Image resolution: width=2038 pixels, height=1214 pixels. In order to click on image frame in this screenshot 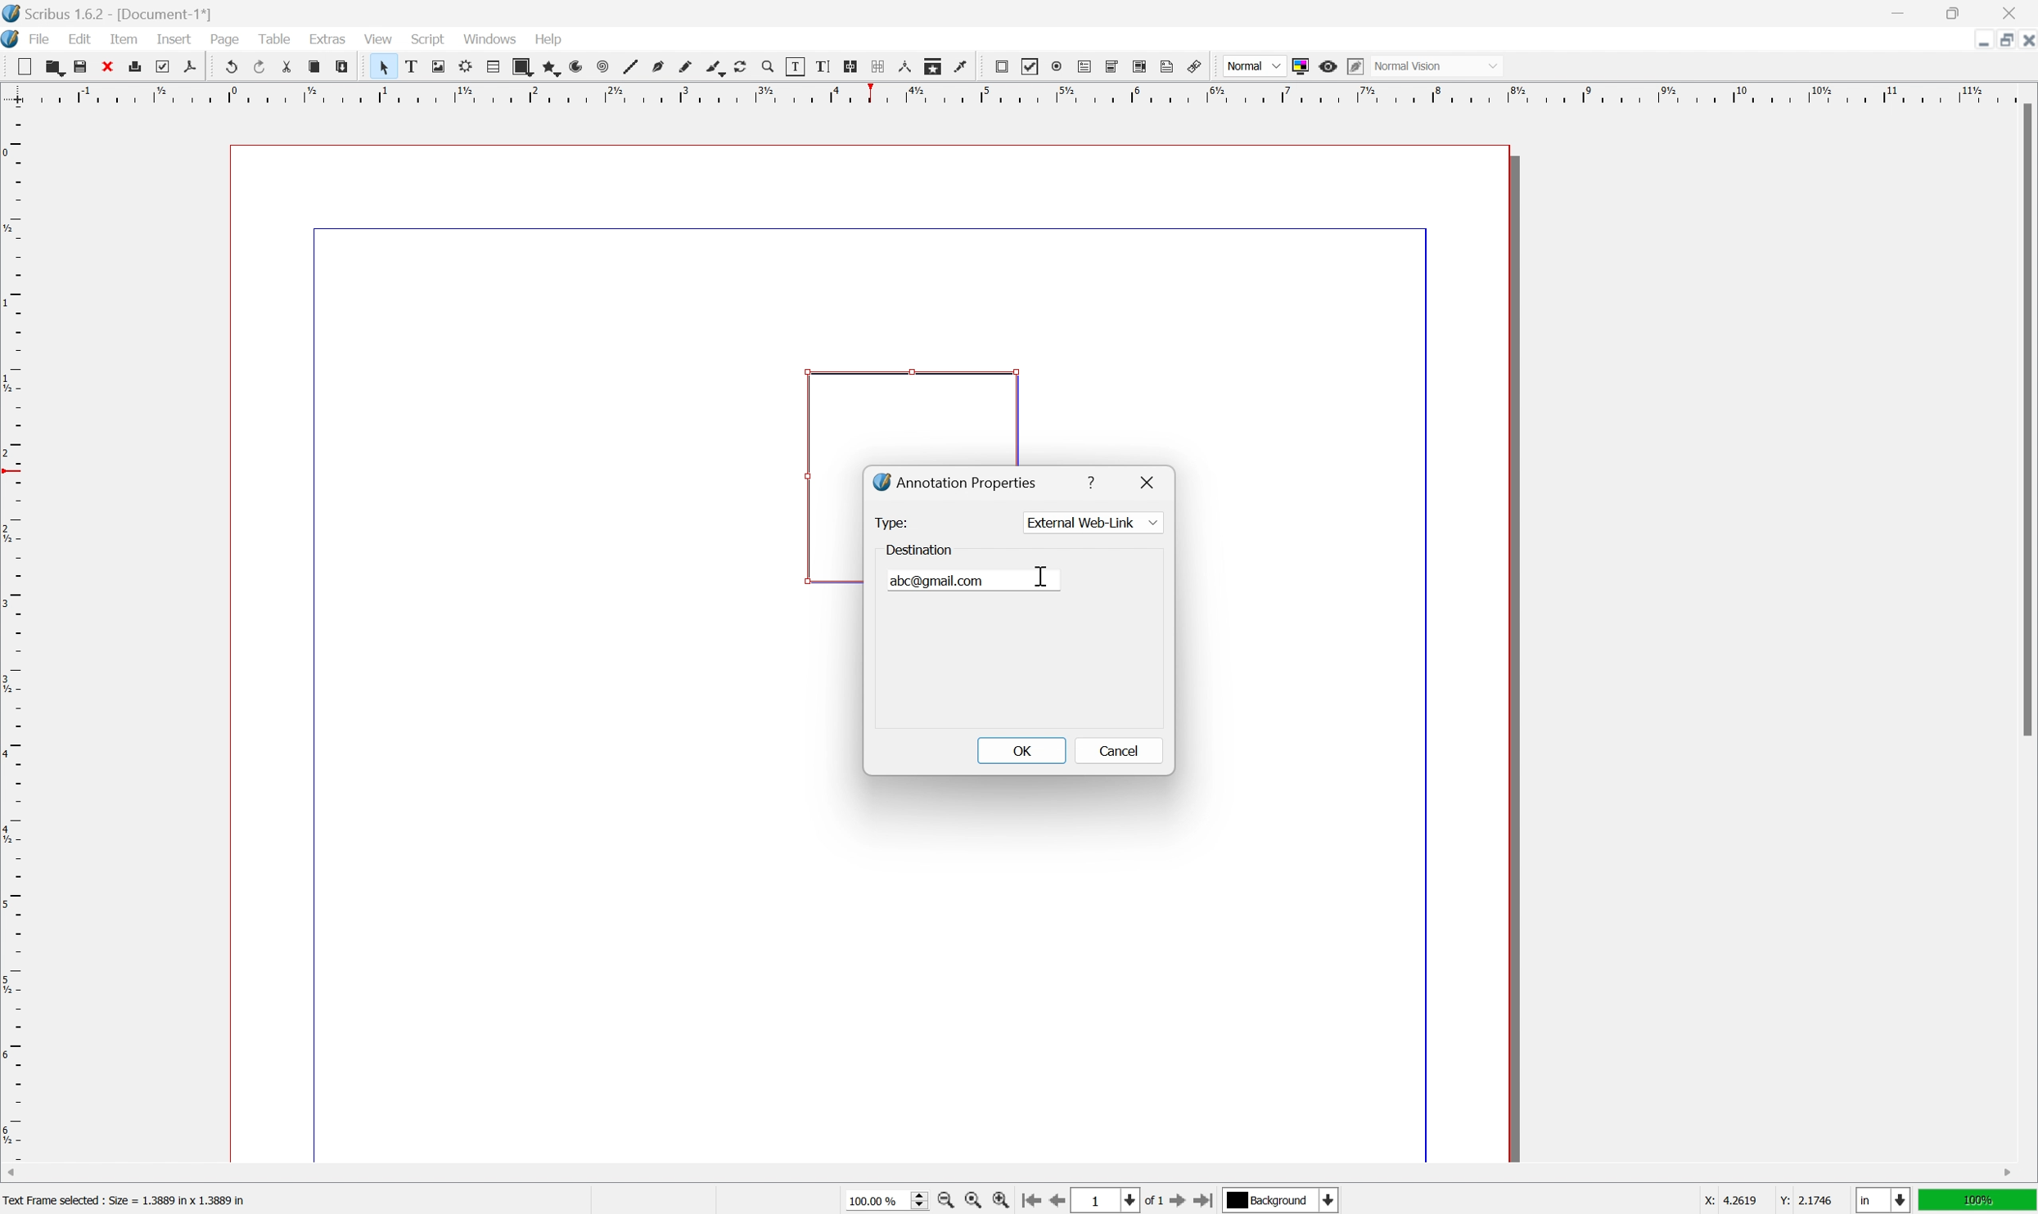, I will do `click(438, 66)`.